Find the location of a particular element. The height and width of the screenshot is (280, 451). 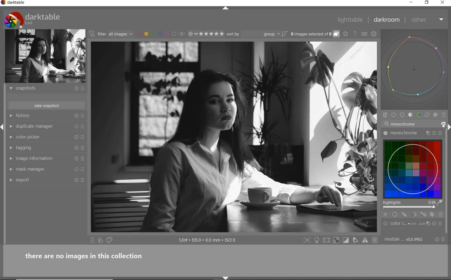

there are no images in this collection is located at coordinates (87, 255).